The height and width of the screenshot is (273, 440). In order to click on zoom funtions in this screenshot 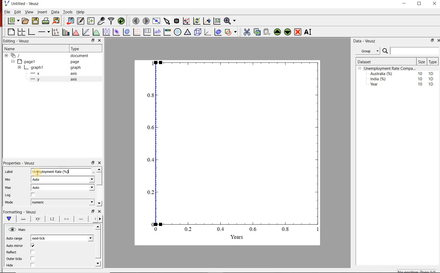, I will do `click(231, 20)`.